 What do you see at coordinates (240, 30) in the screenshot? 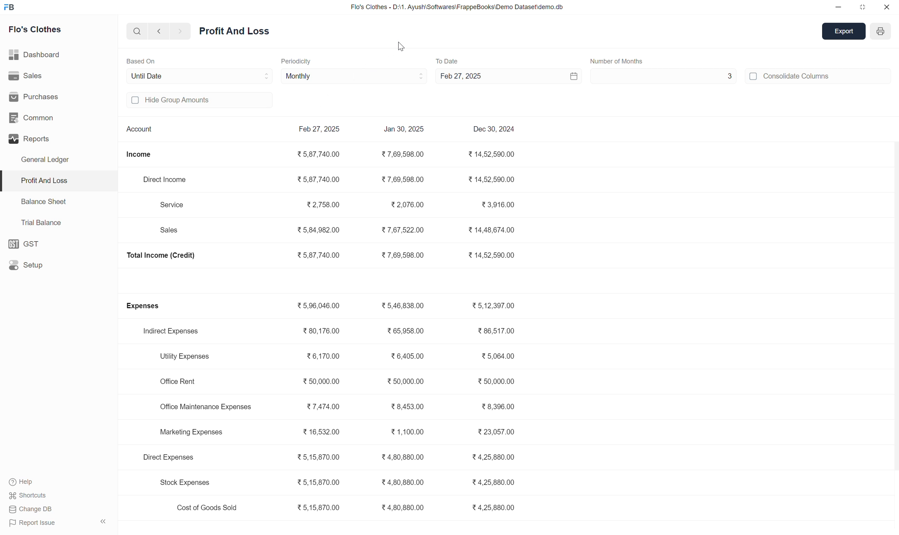
I see `Profit and Loss` at bounding box center [240, 30].